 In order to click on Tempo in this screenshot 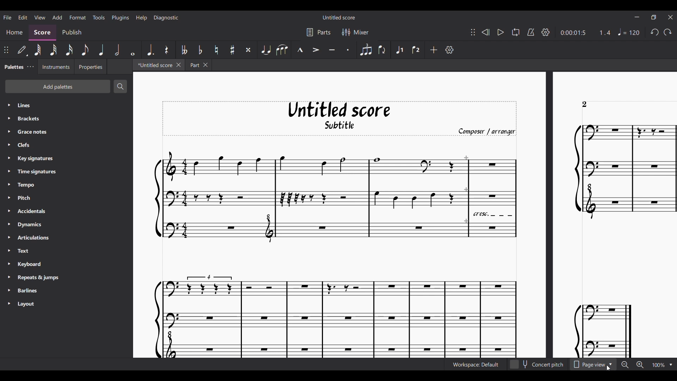, I will do `click(628, 32)`.